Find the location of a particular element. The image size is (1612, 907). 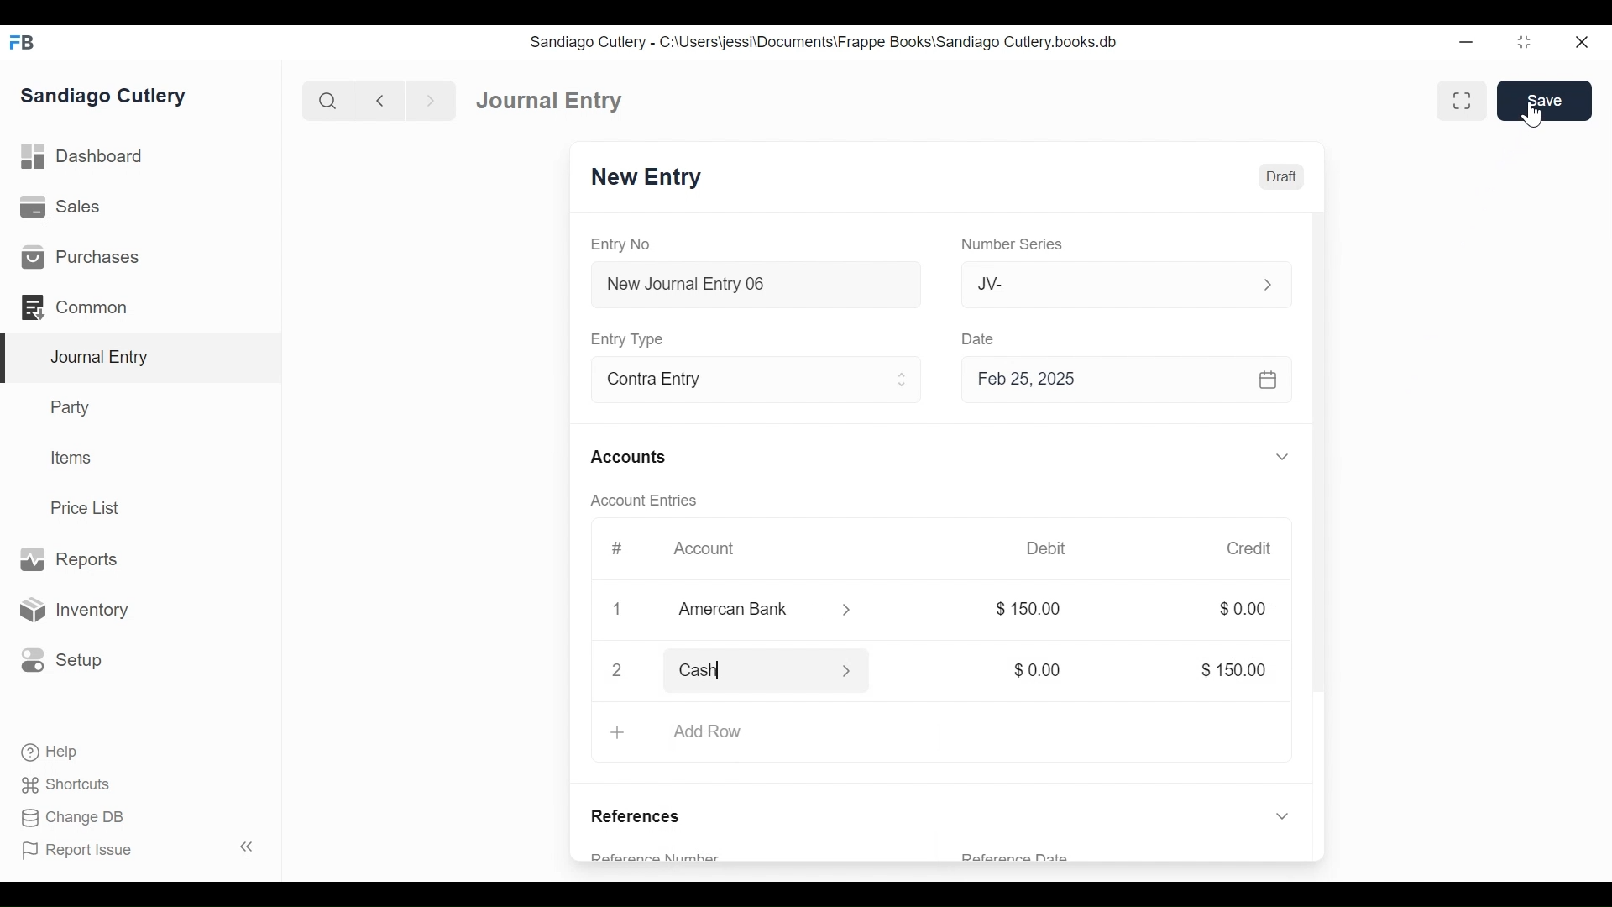

Credit is located at coordinates (1248, 548).